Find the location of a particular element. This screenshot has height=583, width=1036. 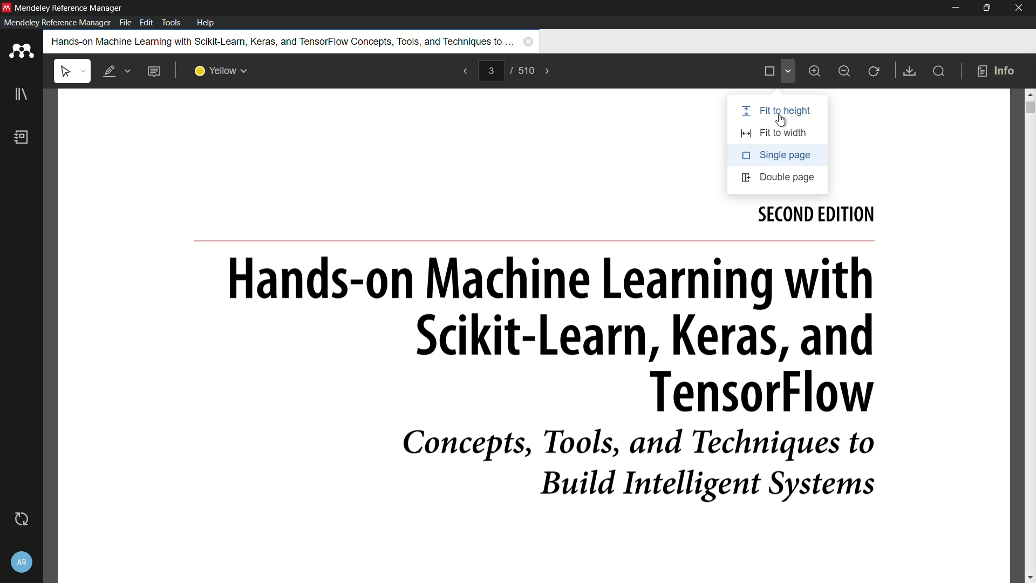

fit to width is located at coordinates (778, 132).